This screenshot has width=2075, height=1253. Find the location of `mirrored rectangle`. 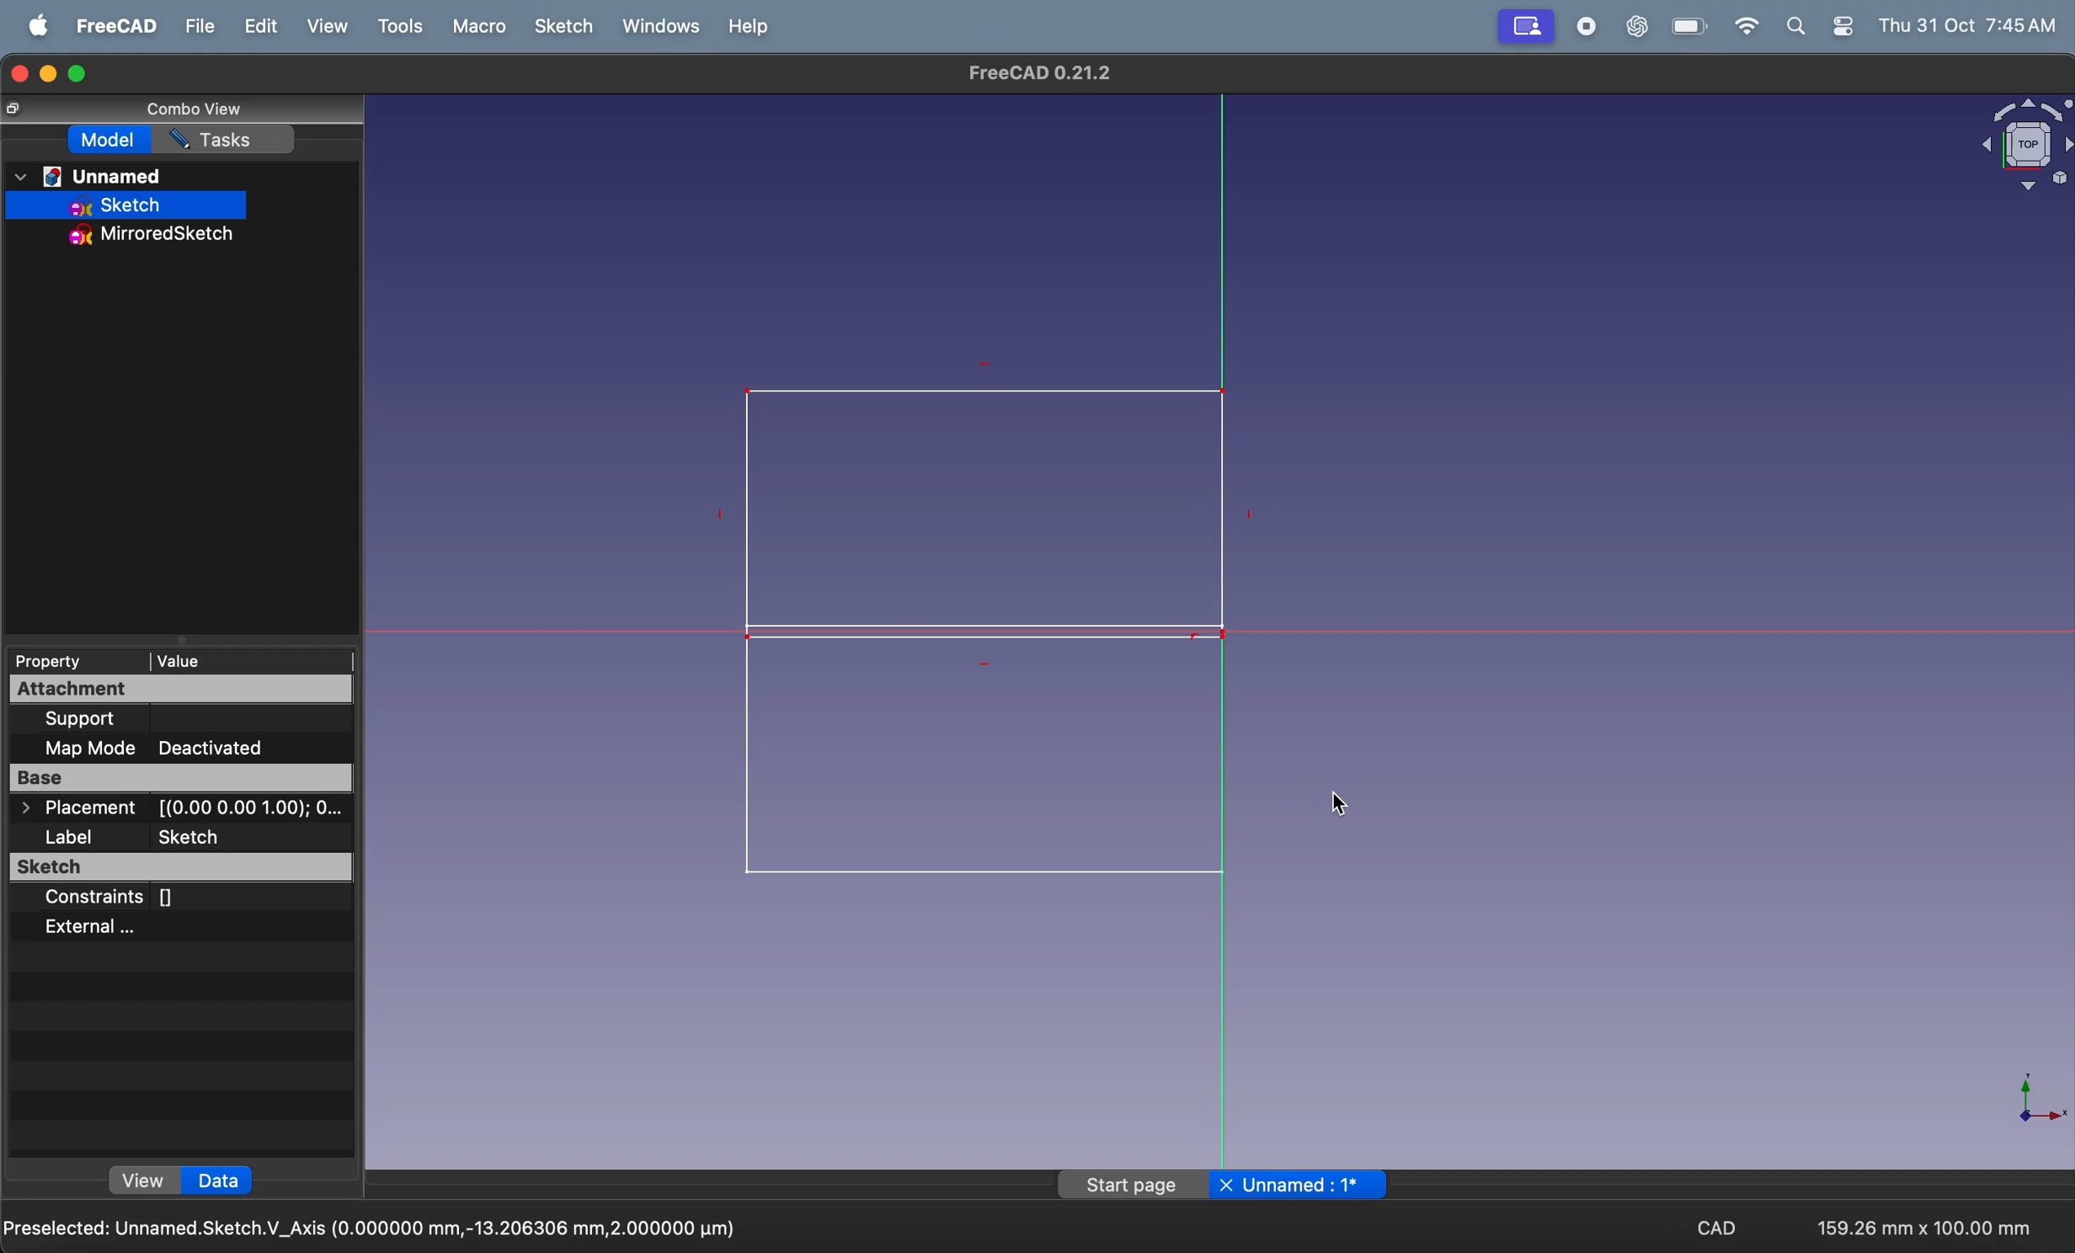

mirrored rectangle is located at coordinates (975, 768).